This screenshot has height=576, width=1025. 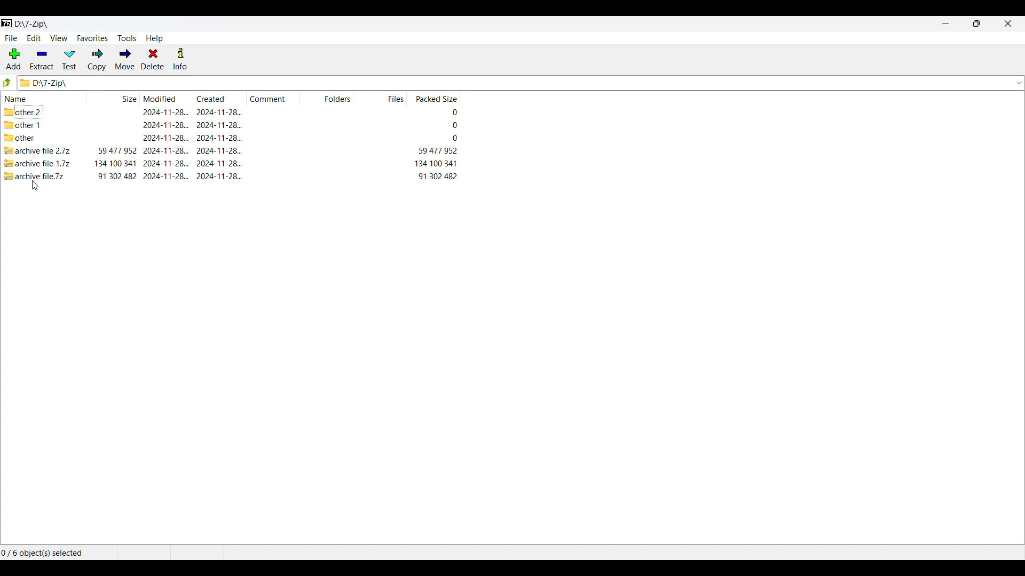 What do you see at coordinates (166, 150) in the screenshot?
I see `modified date & time` at bounding box center [166, 150].